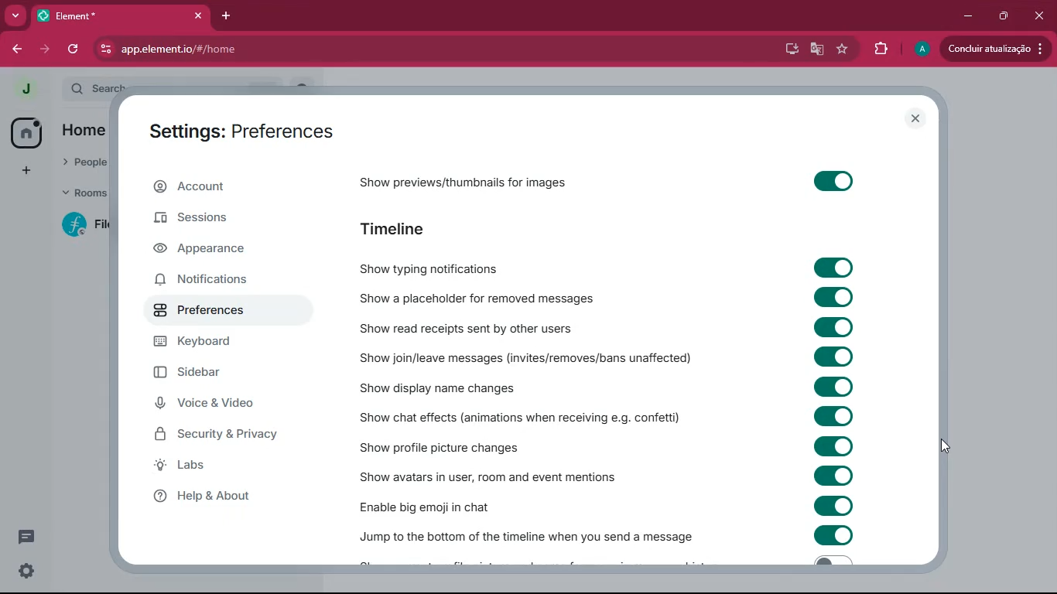 The image size is (1057, 594). I want to click on home, so click(86, 129).